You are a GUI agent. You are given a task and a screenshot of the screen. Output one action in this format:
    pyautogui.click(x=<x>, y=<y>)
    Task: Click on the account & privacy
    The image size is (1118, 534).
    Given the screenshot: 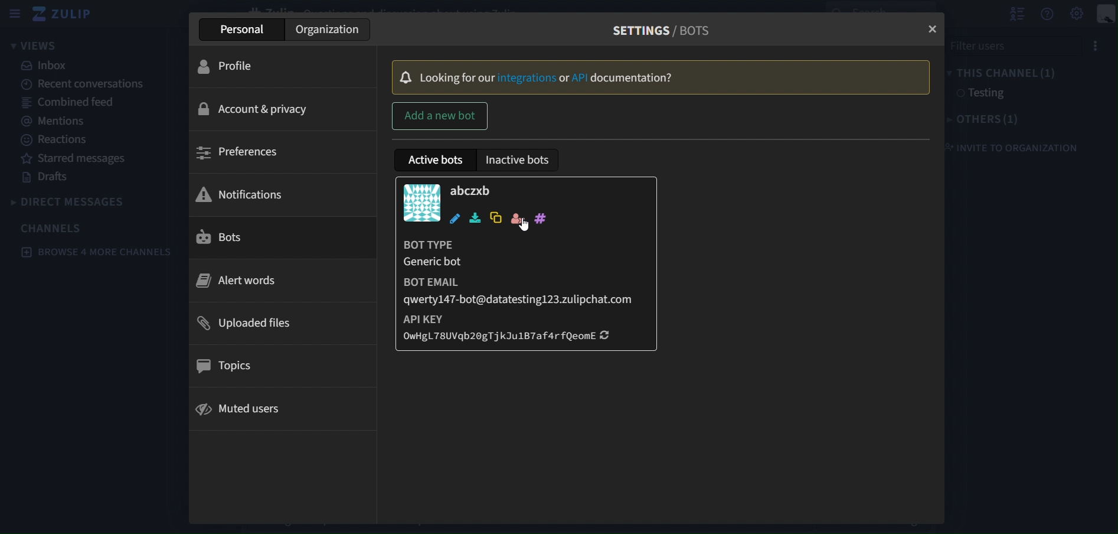 What is the action you would take?
    pyautogui.click(x=254, y=108)
    